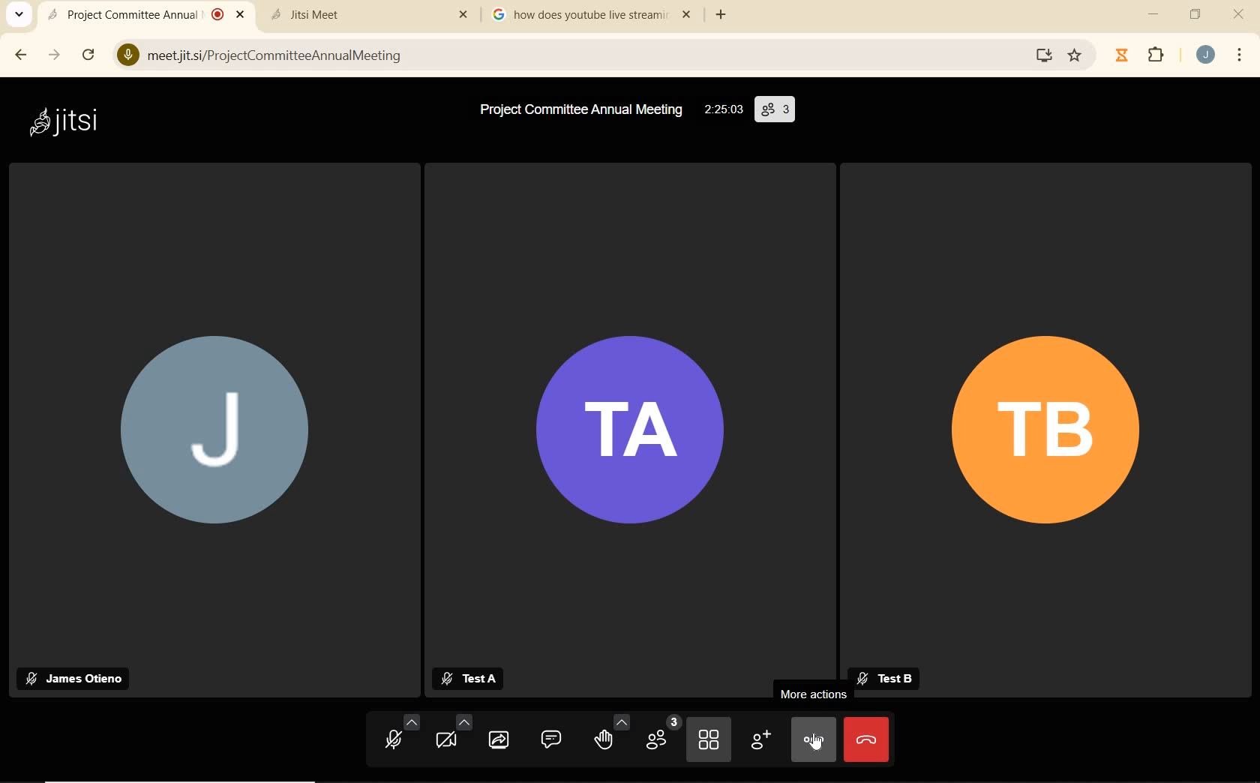 The width and height of the screenshot is (1260, 783). I want to click on reload, so click(93, 57).